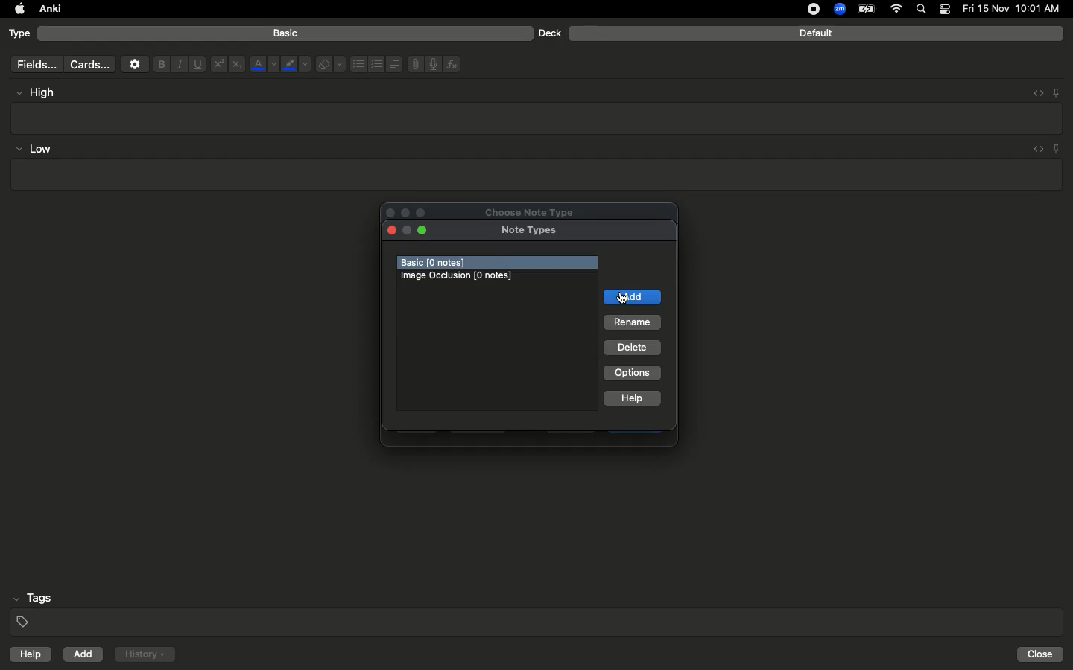 This screenshot has width=1073, height=670. I want to click on Cards, so click(89, 65).